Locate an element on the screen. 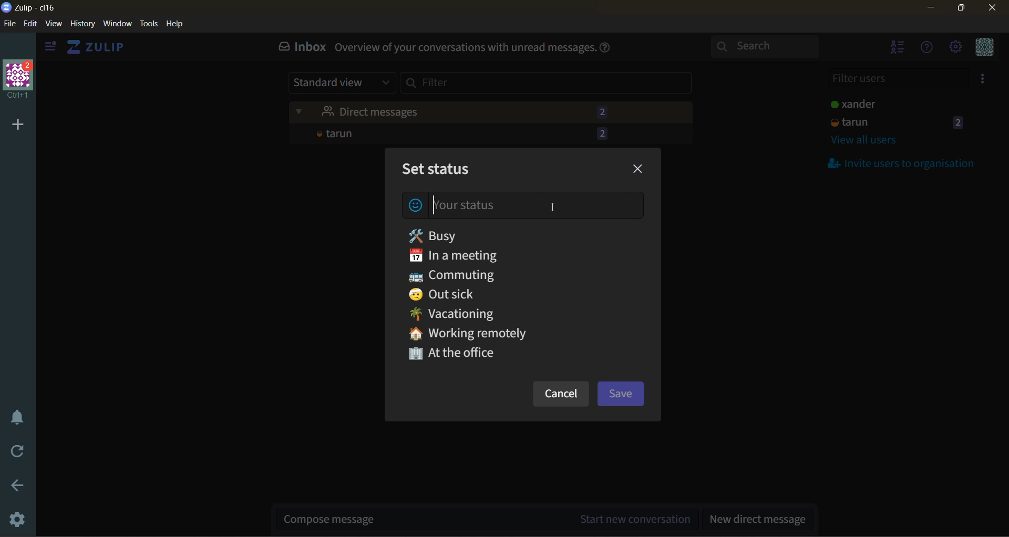 This screenshot has width=1009, height=537. predefined status is located at coordinates (470, 234).